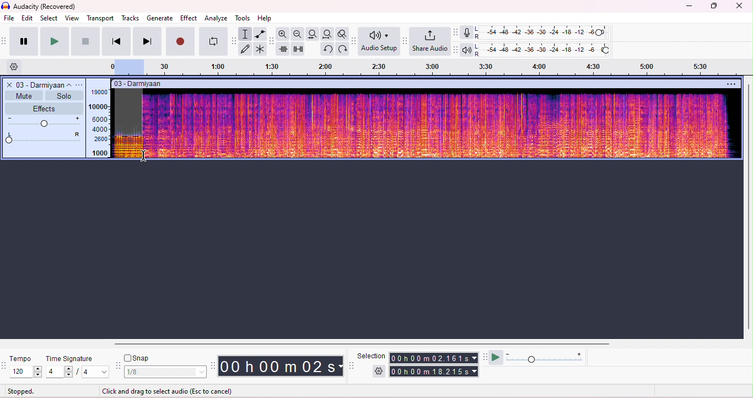  What do you see at coordinates (284, 49) in the screenshot?
I see `trim outside selection` at bounding box center [284, 49].